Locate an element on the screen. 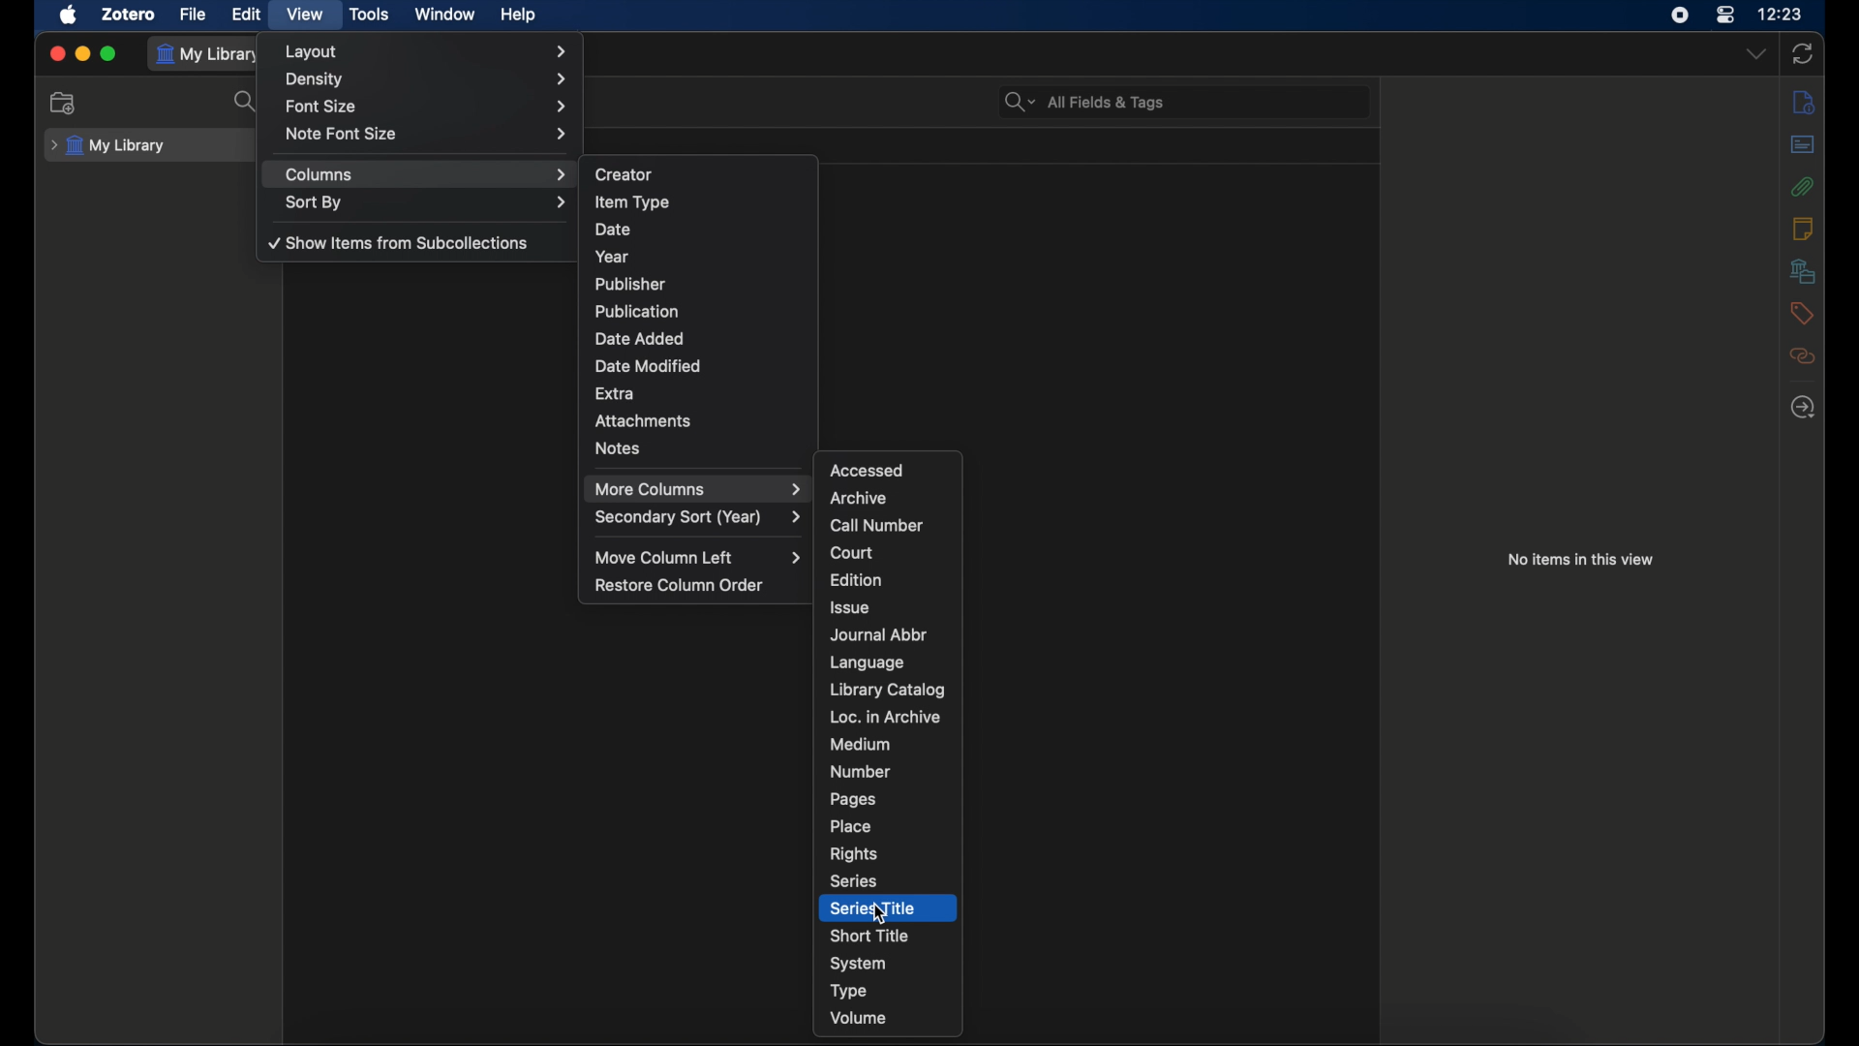 This screenshot has width=1859, height=1046. search is located at coordinates (248, 102).